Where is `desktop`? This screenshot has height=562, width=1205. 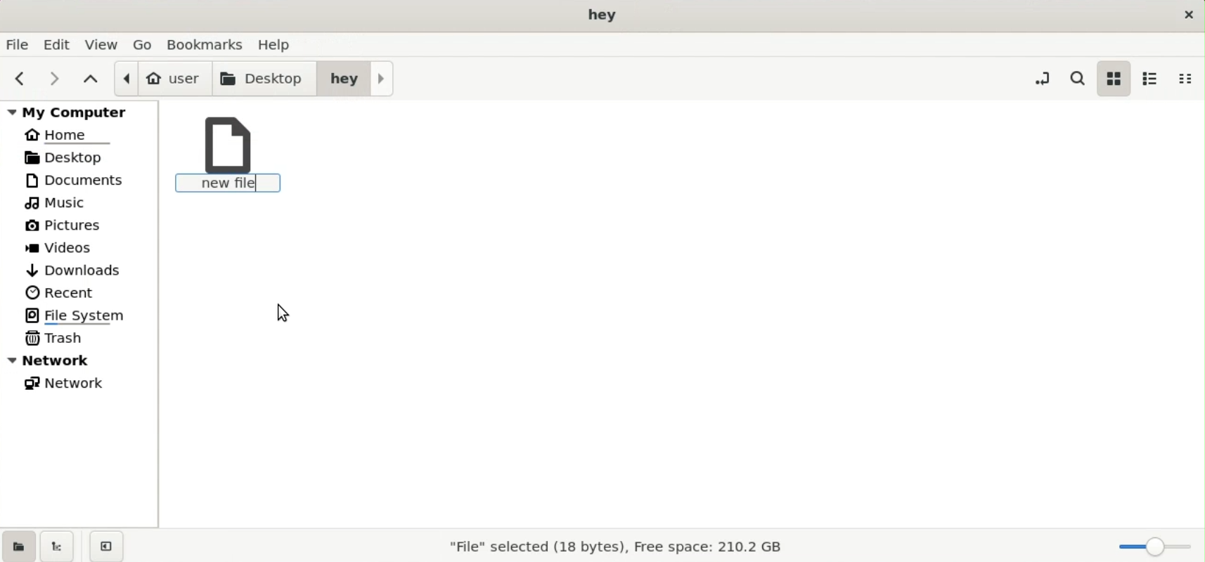
desktop is located at coordinates (266, 77).